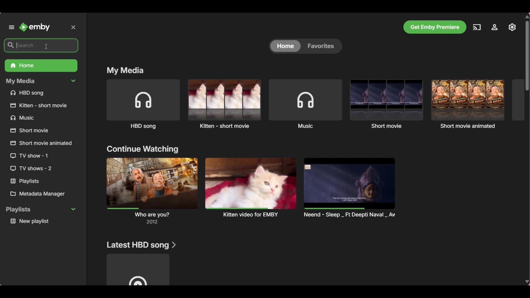 Image resolution: width=530 pixels, height=298 pixels. I want to click on Section title, so click(142, 149).